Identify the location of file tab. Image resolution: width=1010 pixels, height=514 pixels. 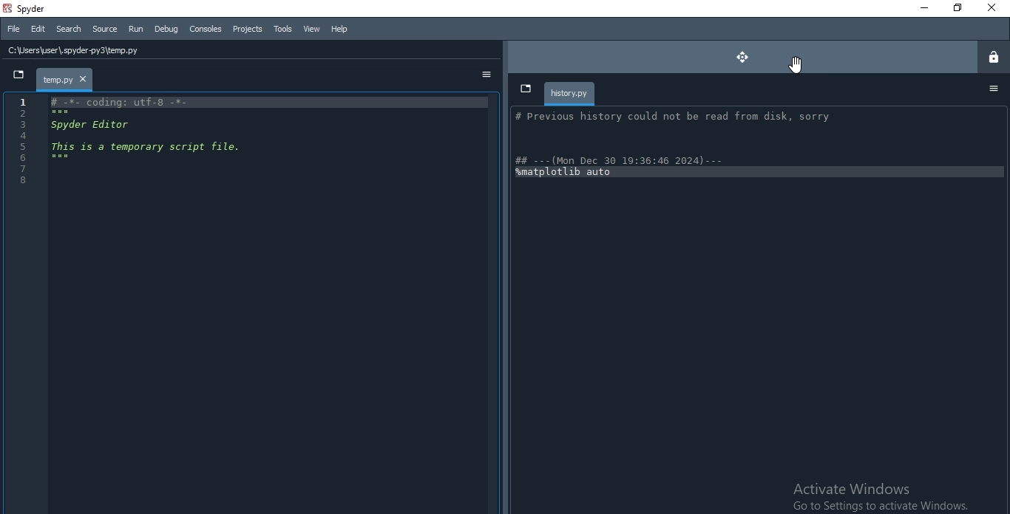
(64, 78).